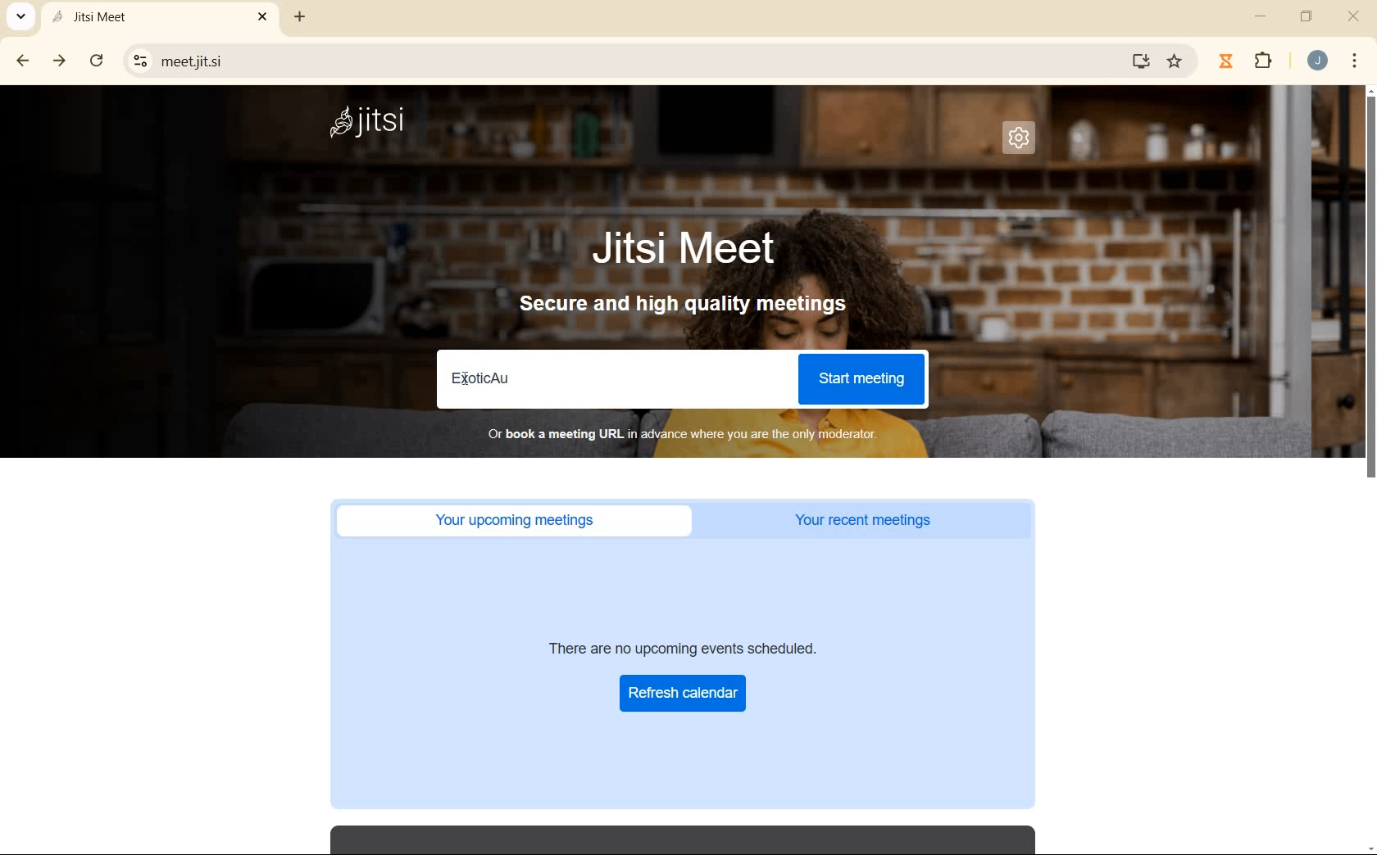 This screenshot has width=1377, height=855. I want to click on cursor, so click(468, 377).